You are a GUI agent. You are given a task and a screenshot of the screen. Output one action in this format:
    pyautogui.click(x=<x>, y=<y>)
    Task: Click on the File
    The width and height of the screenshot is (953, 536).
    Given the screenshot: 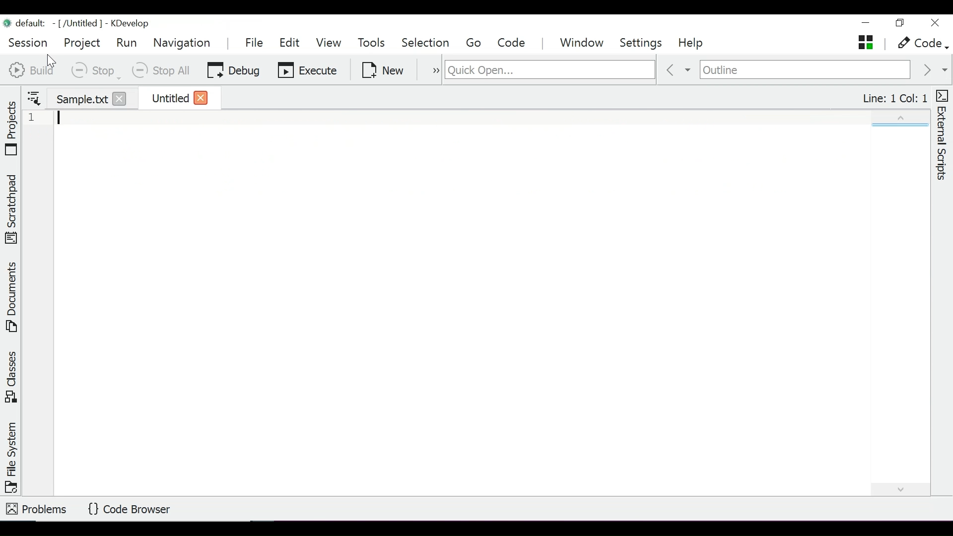 What is the action you would take?
    pyautogui.click(x=256, y=43)
    